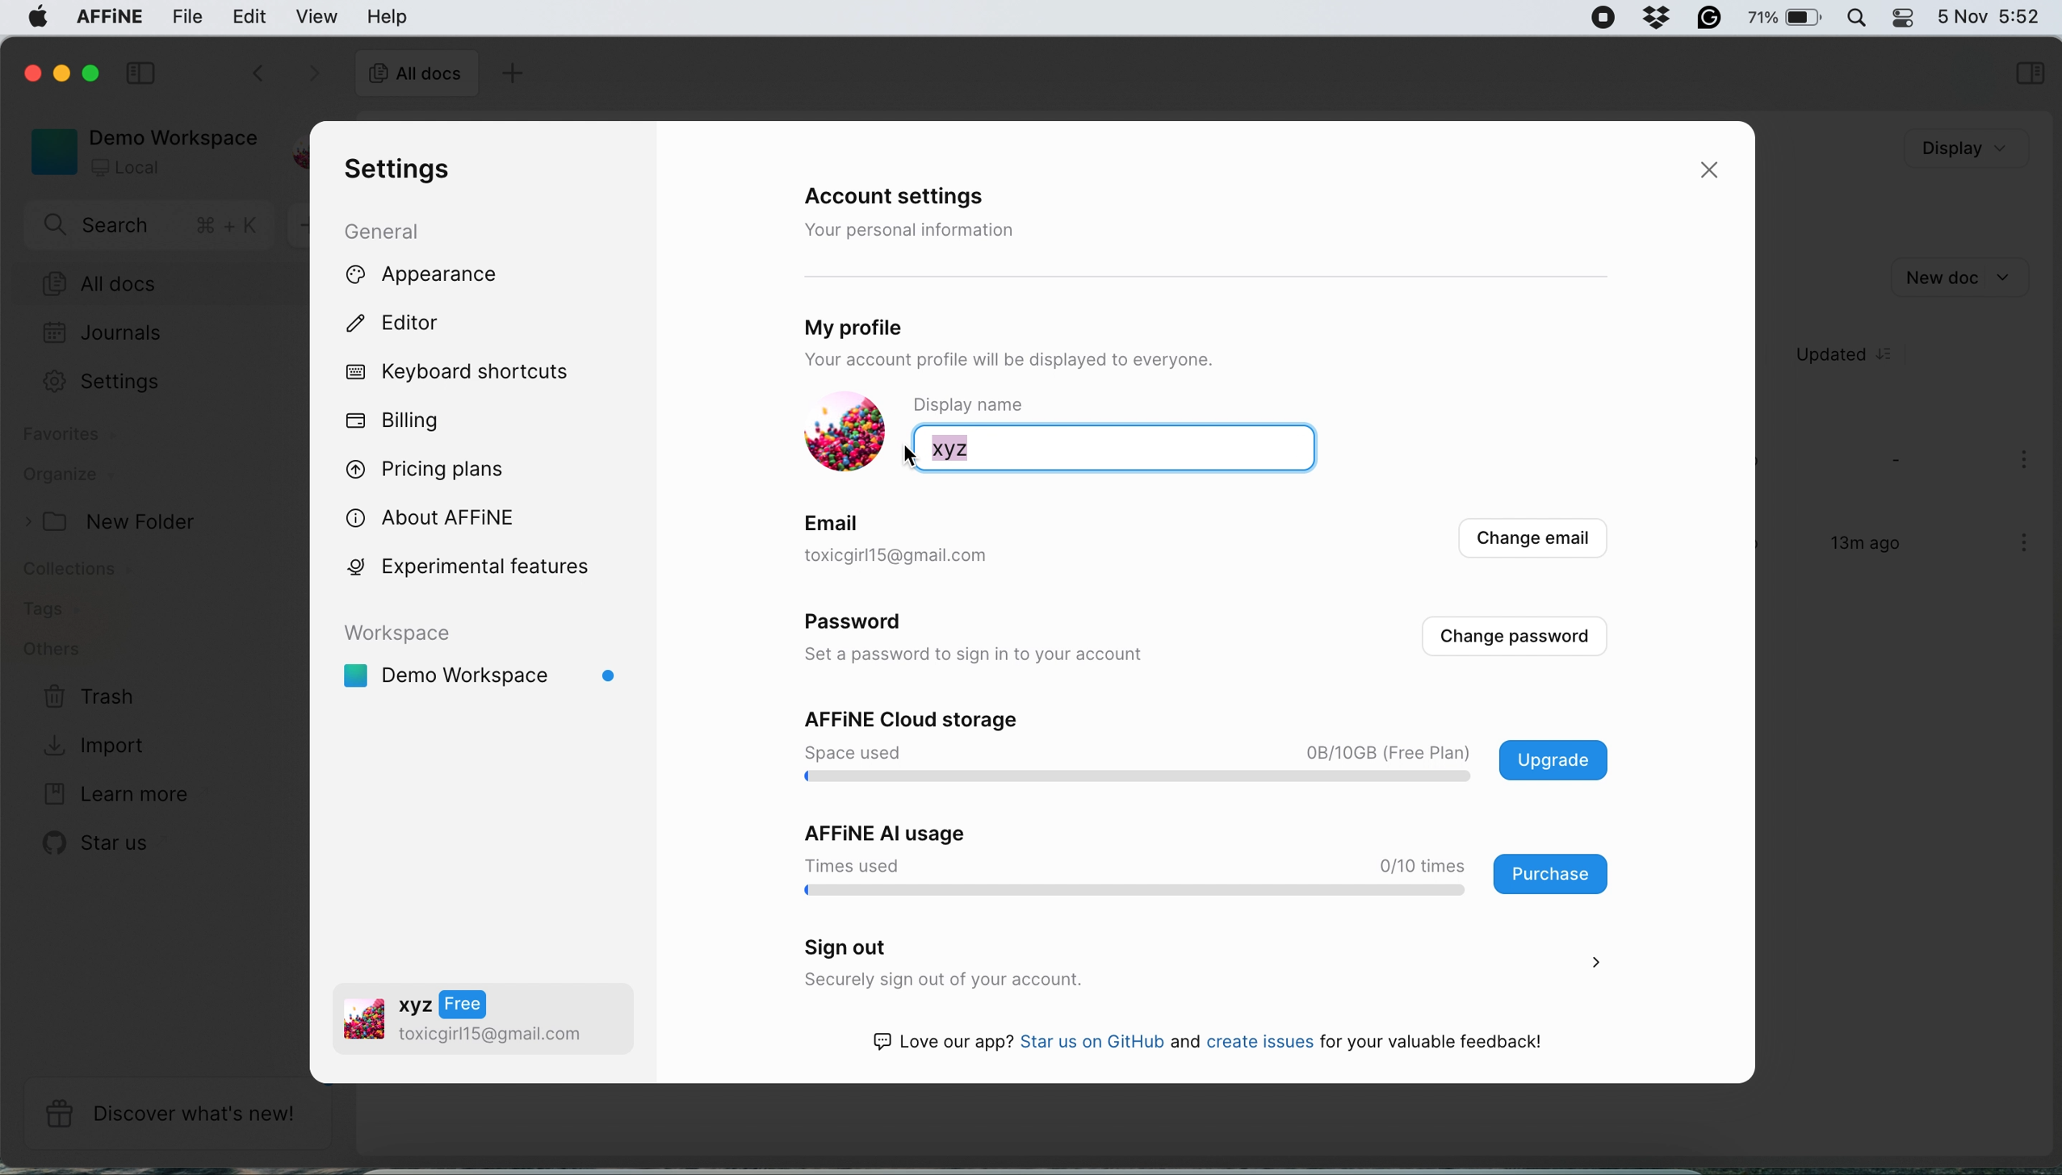 Image resolution: width=2062 pixels, height=1175 pixels. What do you see at coordinates (436, 466) in the screenshot?
I see `pricing plans` at bounding box center [436, 466].